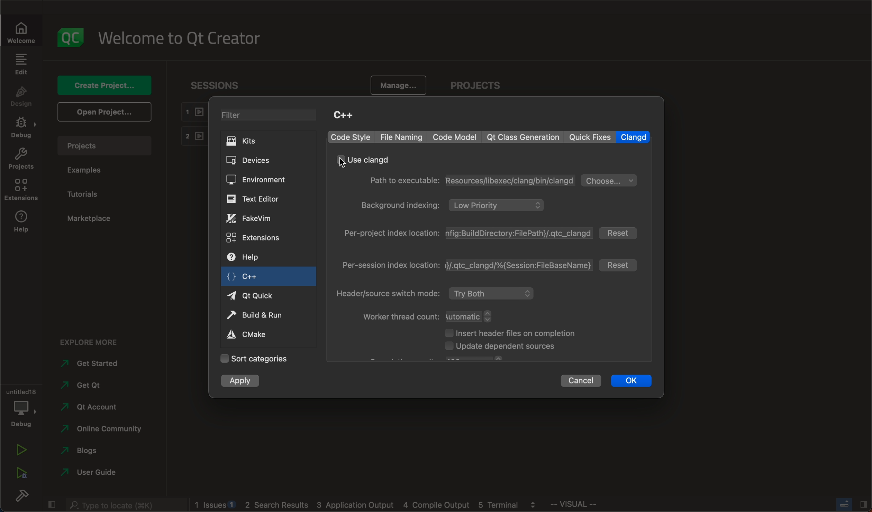  Describe the element at coordinates (21, 449) in the screenshot. I see `run` at that location.